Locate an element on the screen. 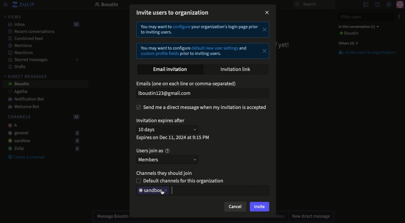  Inbox is located at coordinates (41, 24).